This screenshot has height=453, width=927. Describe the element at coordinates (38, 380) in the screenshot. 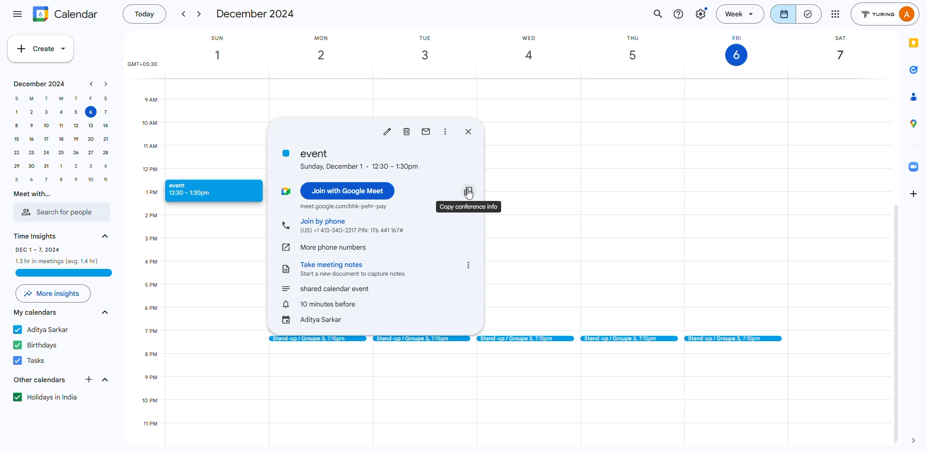

I see `other` at that location.